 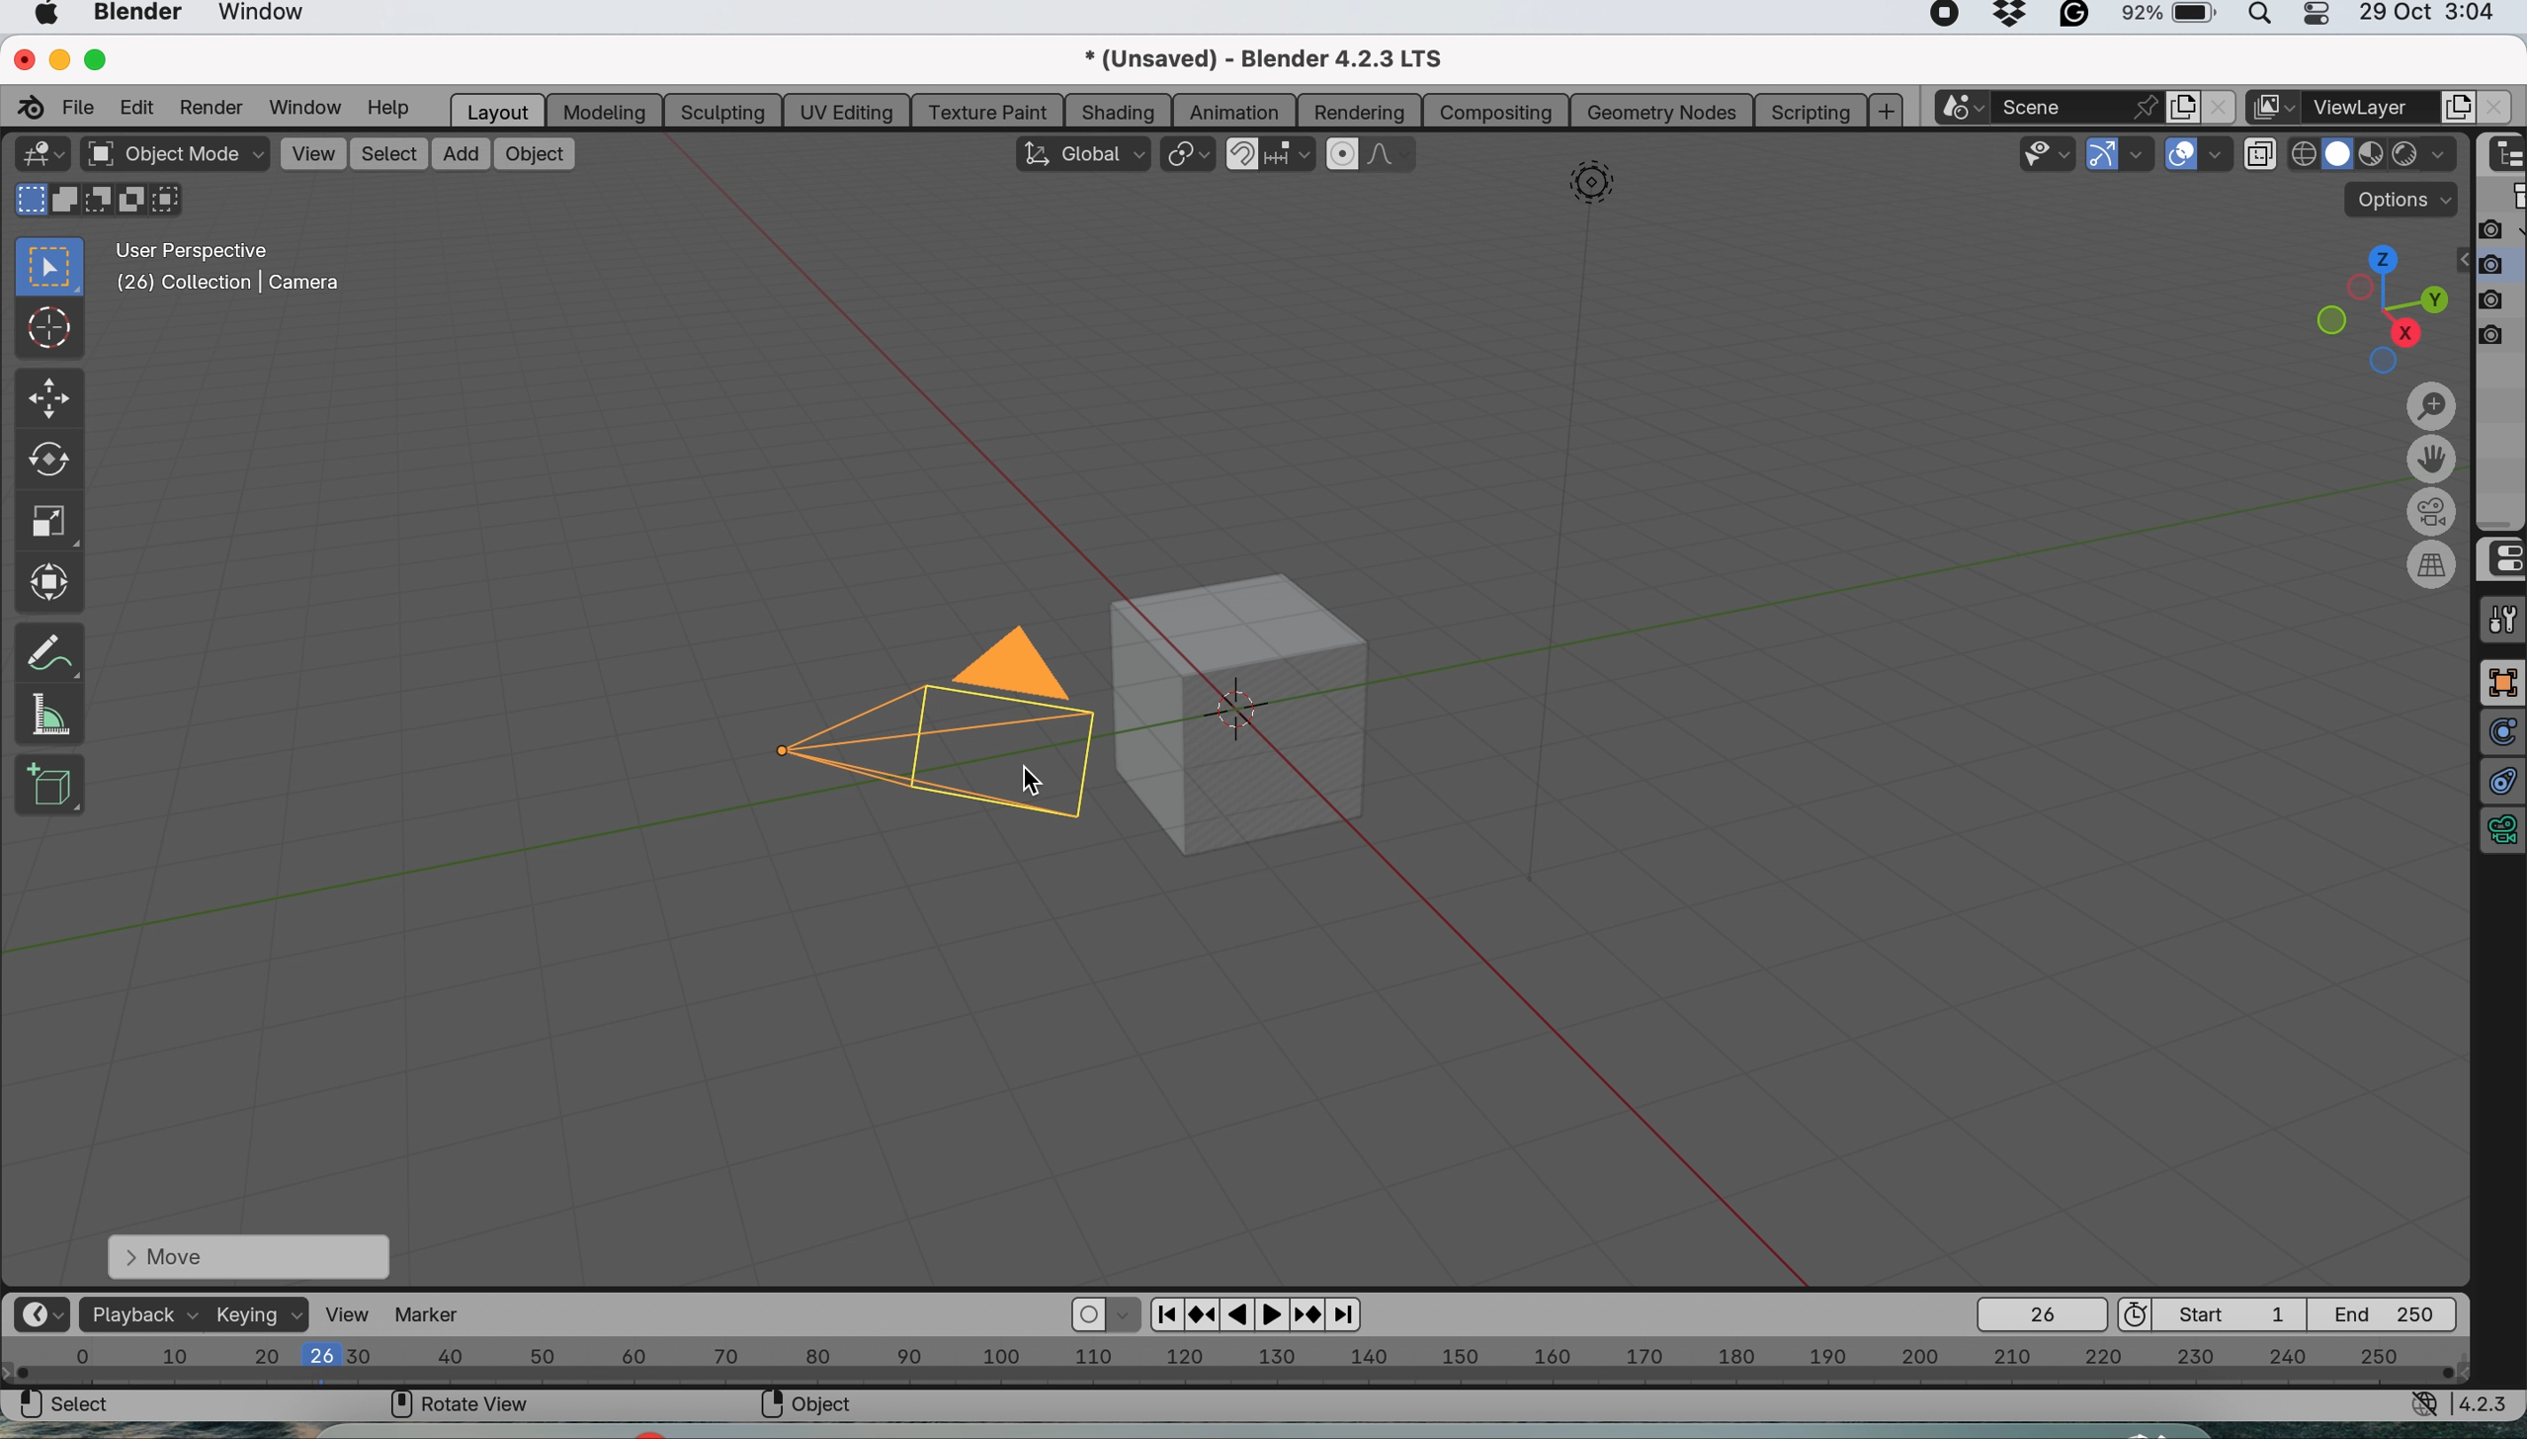 What do you see at coordinates (2103, 155) in the screenshot?
I see `show gizmos` at bounding box center [2103, 155].